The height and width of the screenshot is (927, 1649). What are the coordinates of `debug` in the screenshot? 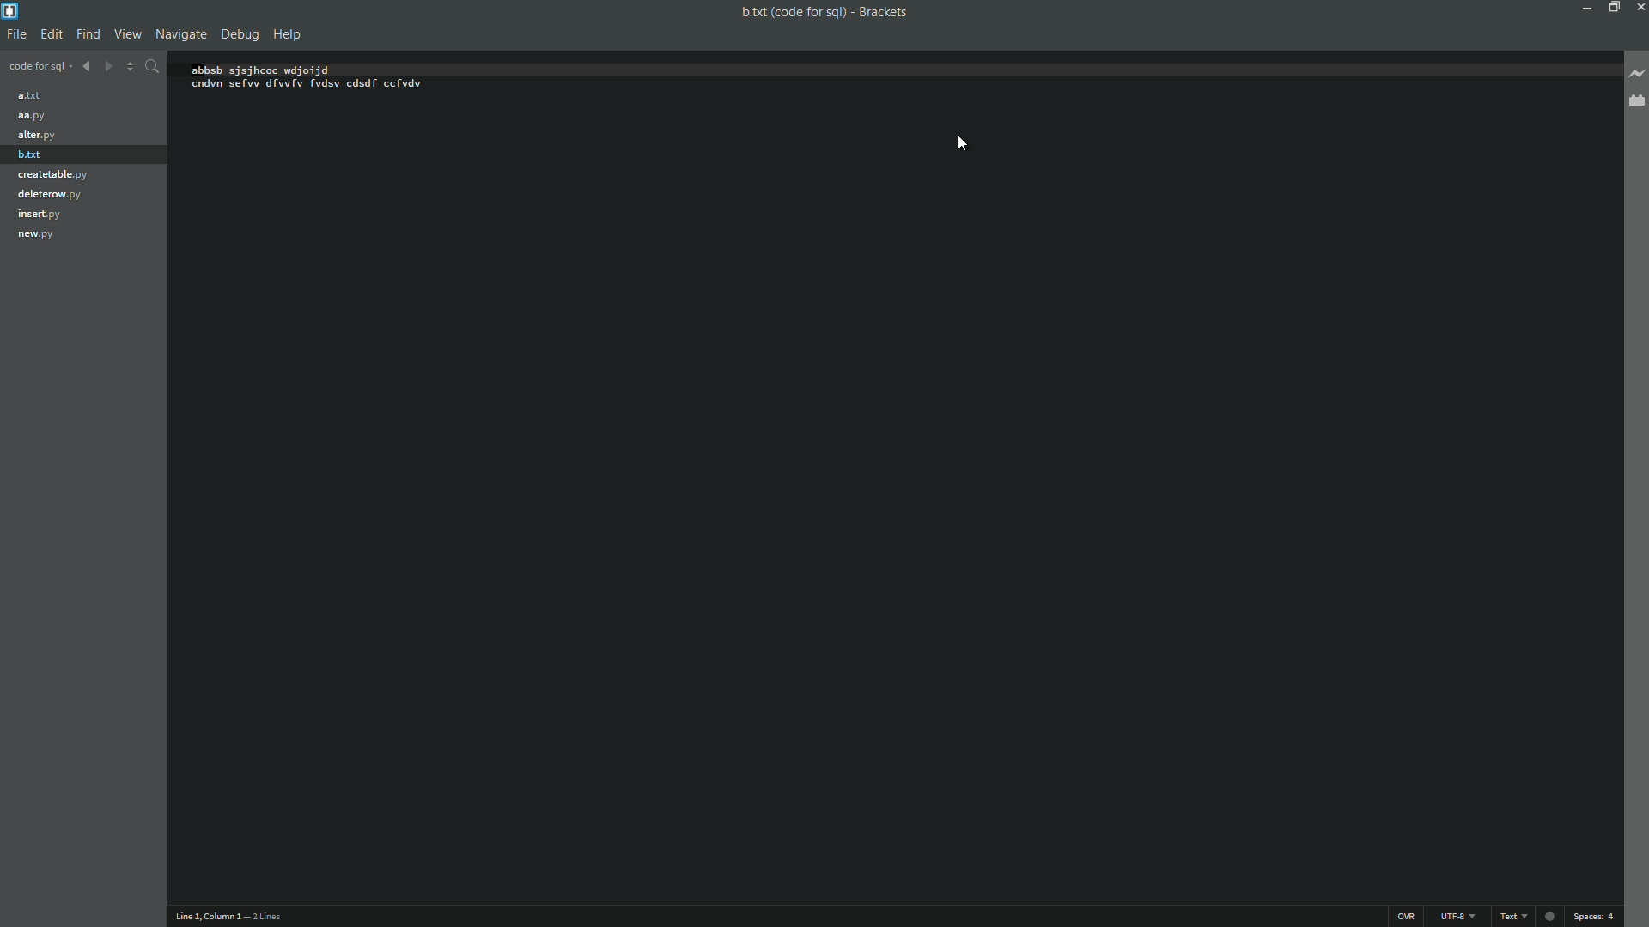 It's located at (240, 33).